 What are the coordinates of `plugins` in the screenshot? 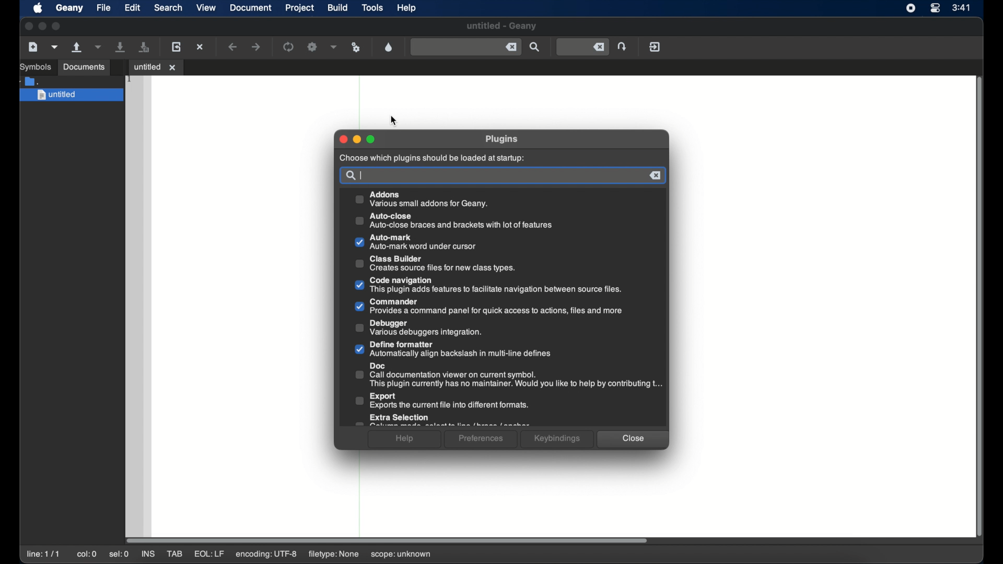 It's located at (501, 139).